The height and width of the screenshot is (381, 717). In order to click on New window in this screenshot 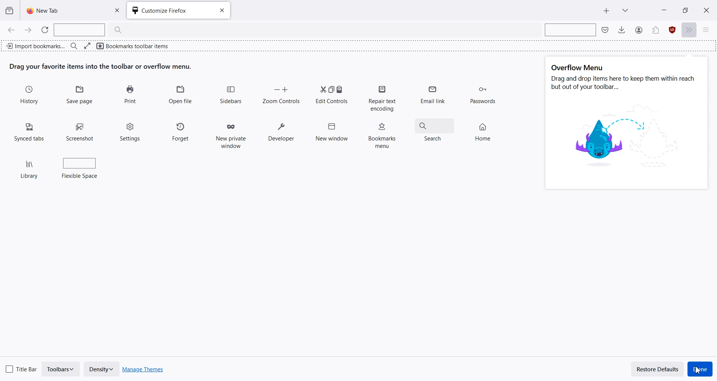, I will do `click(332, 130)`.